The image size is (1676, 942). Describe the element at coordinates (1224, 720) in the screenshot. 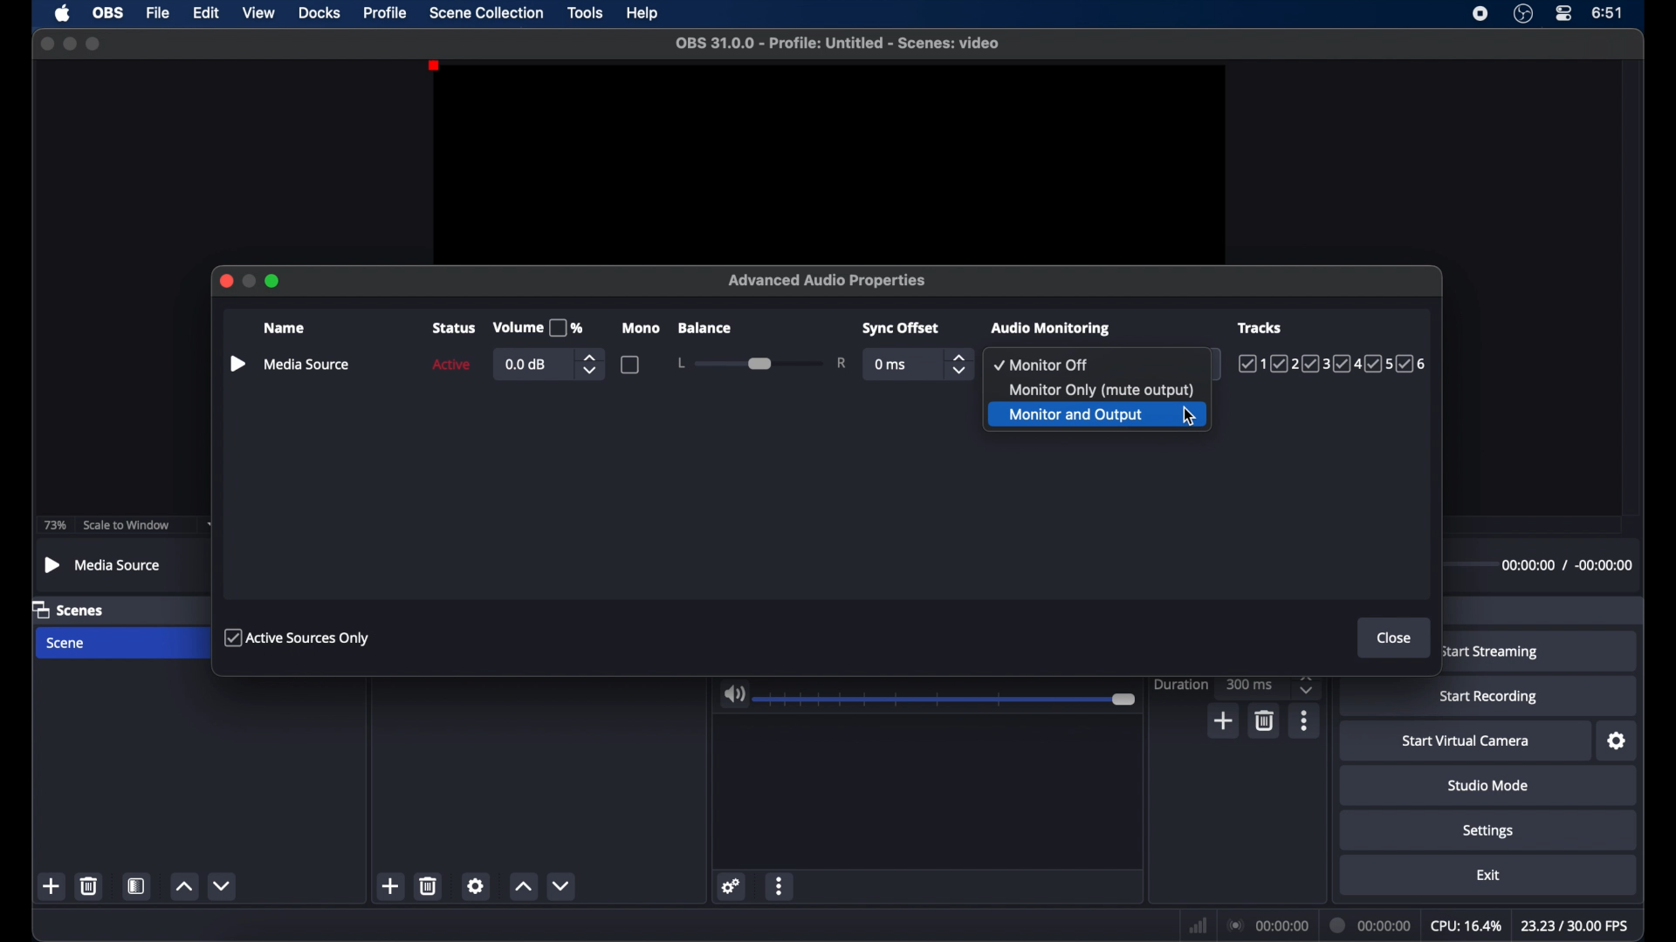

I see `add` at that location.